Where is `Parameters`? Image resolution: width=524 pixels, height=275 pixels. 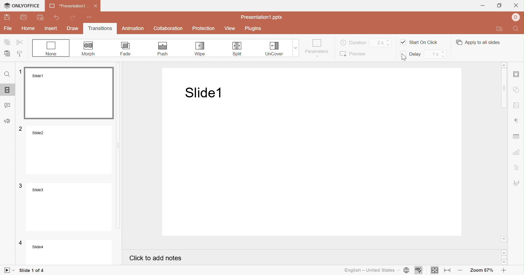
Parameters is located at coordinates (317, 48).